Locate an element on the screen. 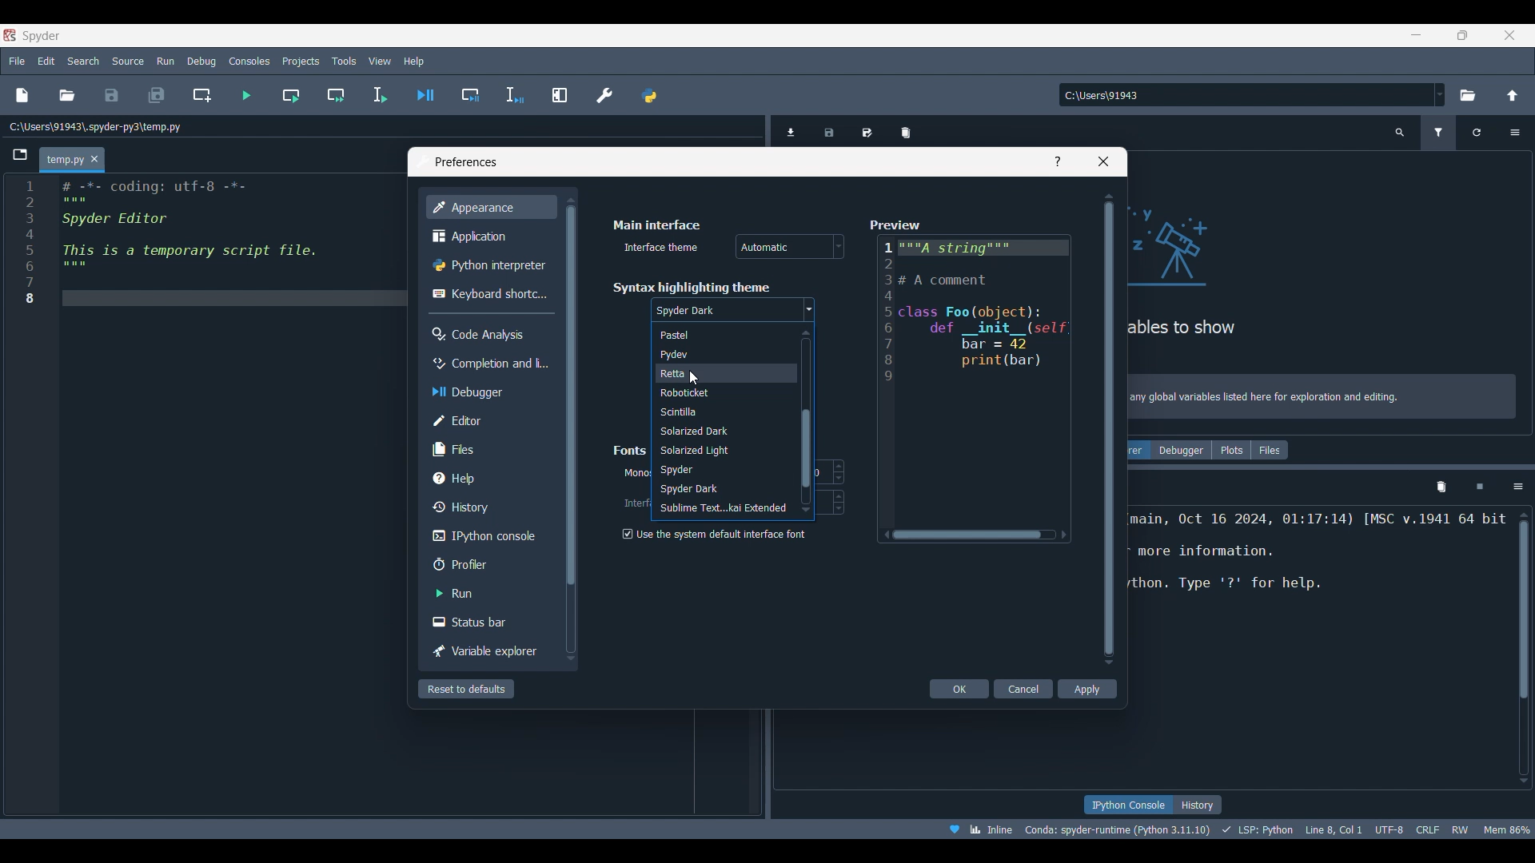  inline is located at coordinates (975, 828).